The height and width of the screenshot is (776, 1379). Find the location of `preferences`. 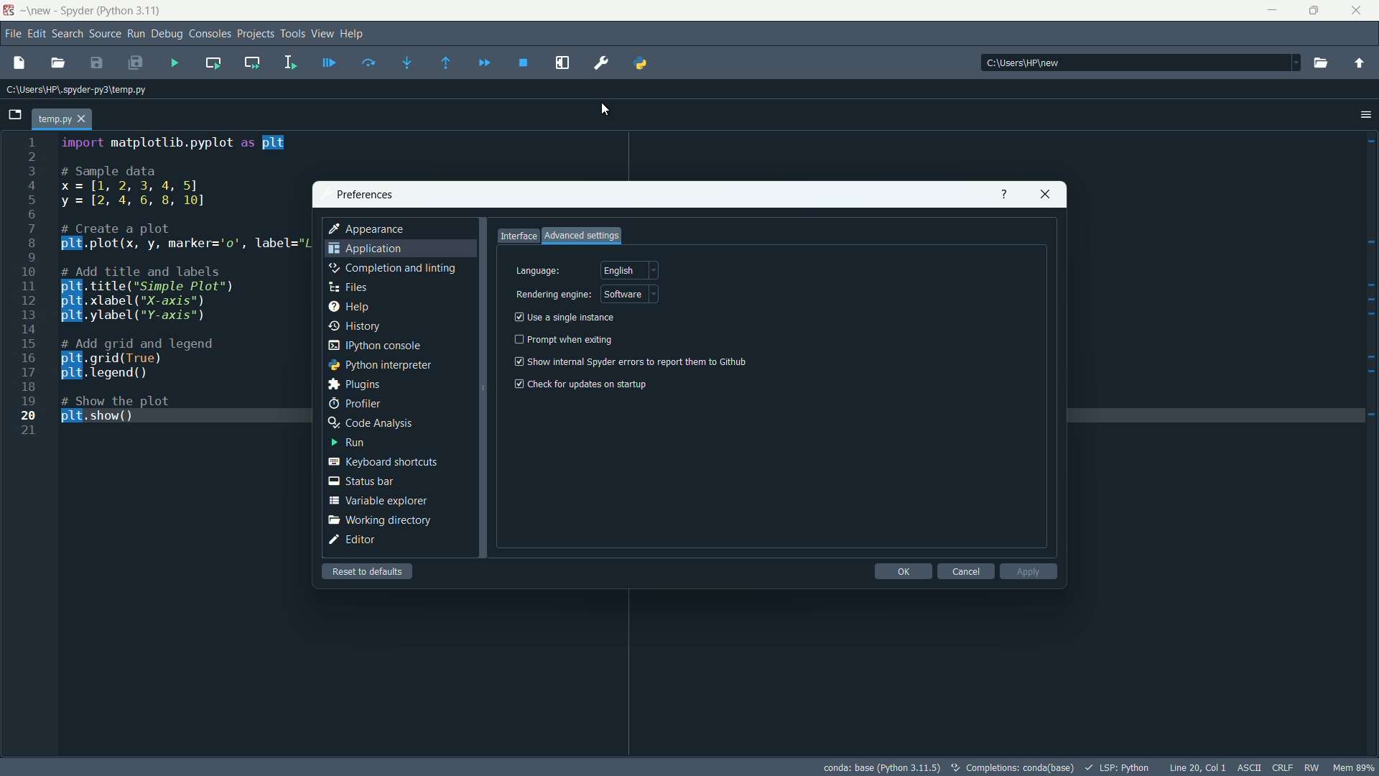

preferences is located at coordinates (602, 62).